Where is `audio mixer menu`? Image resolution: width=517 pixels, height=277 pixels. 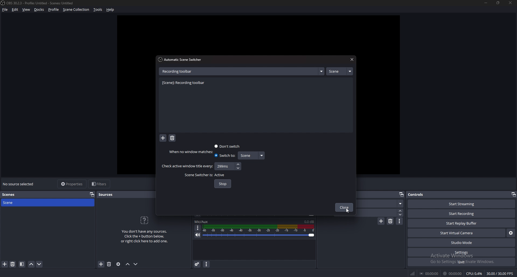
audio mixer menu is located at coordinates (206, 264).